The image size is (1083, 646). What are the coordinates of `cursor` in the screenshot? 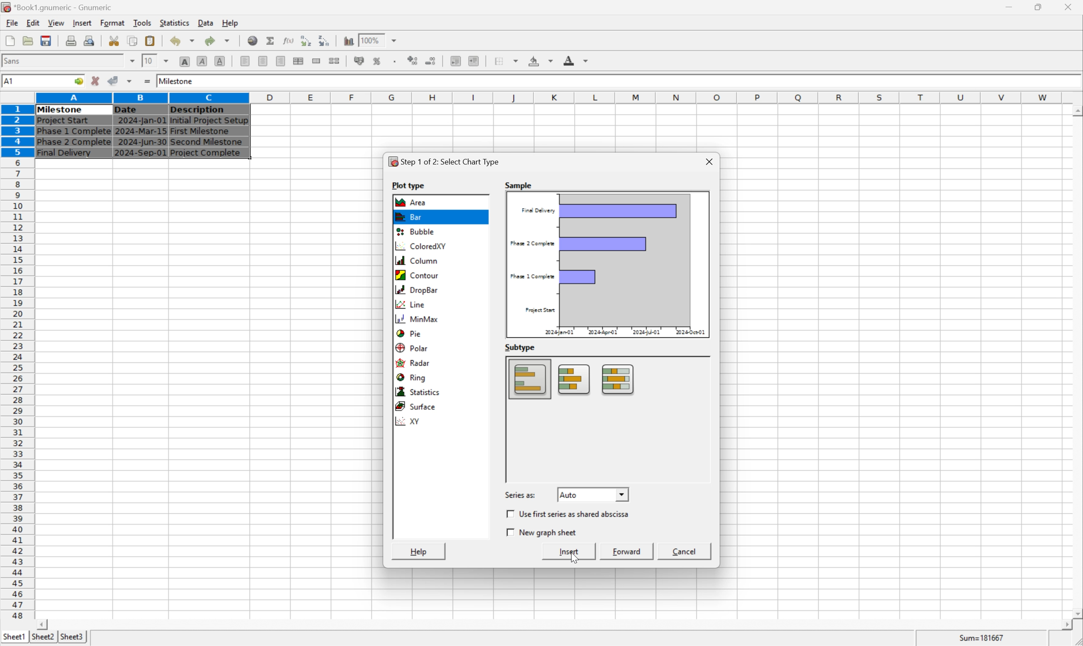 It's located at (572, 557).